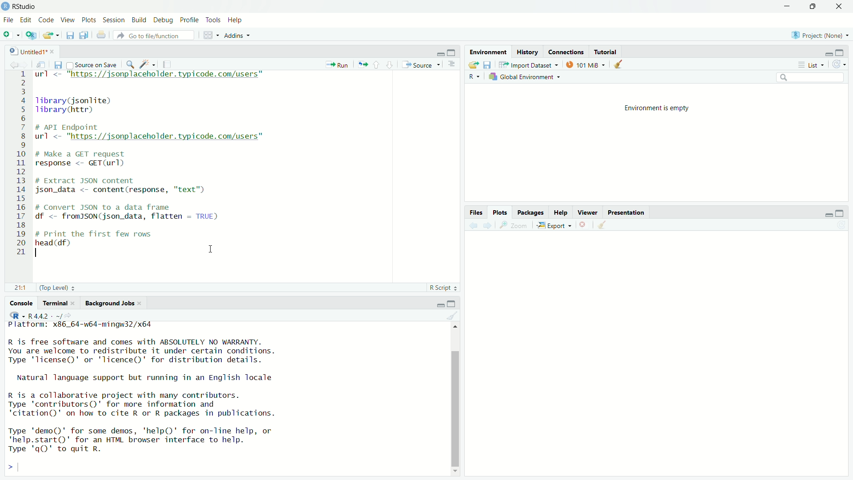 This screenshot has height=480, width=853. I want to click on Close, so click(840, 7).